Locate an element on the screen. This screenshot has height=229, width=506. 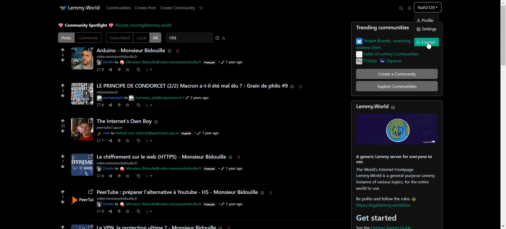
Text is located at coordinates (85, 26).